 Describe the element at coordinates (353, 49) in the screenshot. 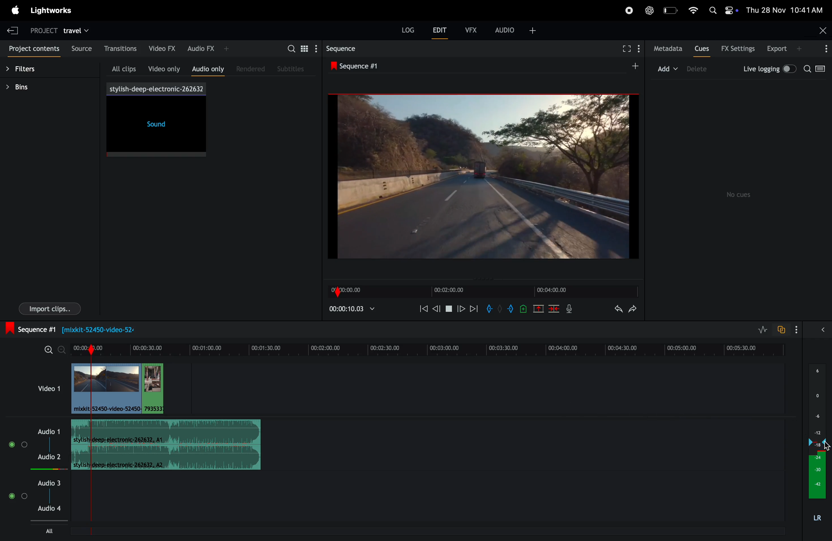

I see `sequence` at that location.